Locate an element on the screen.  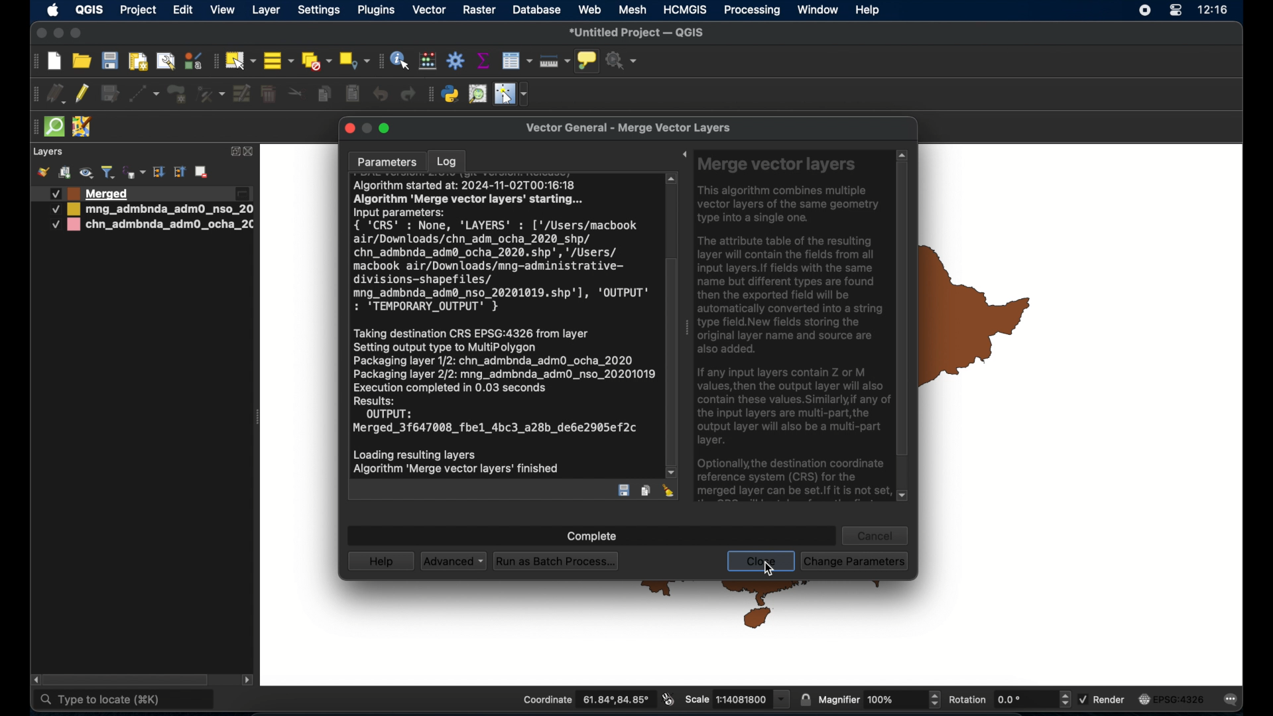
maximize is located at coordinates (76, 34).